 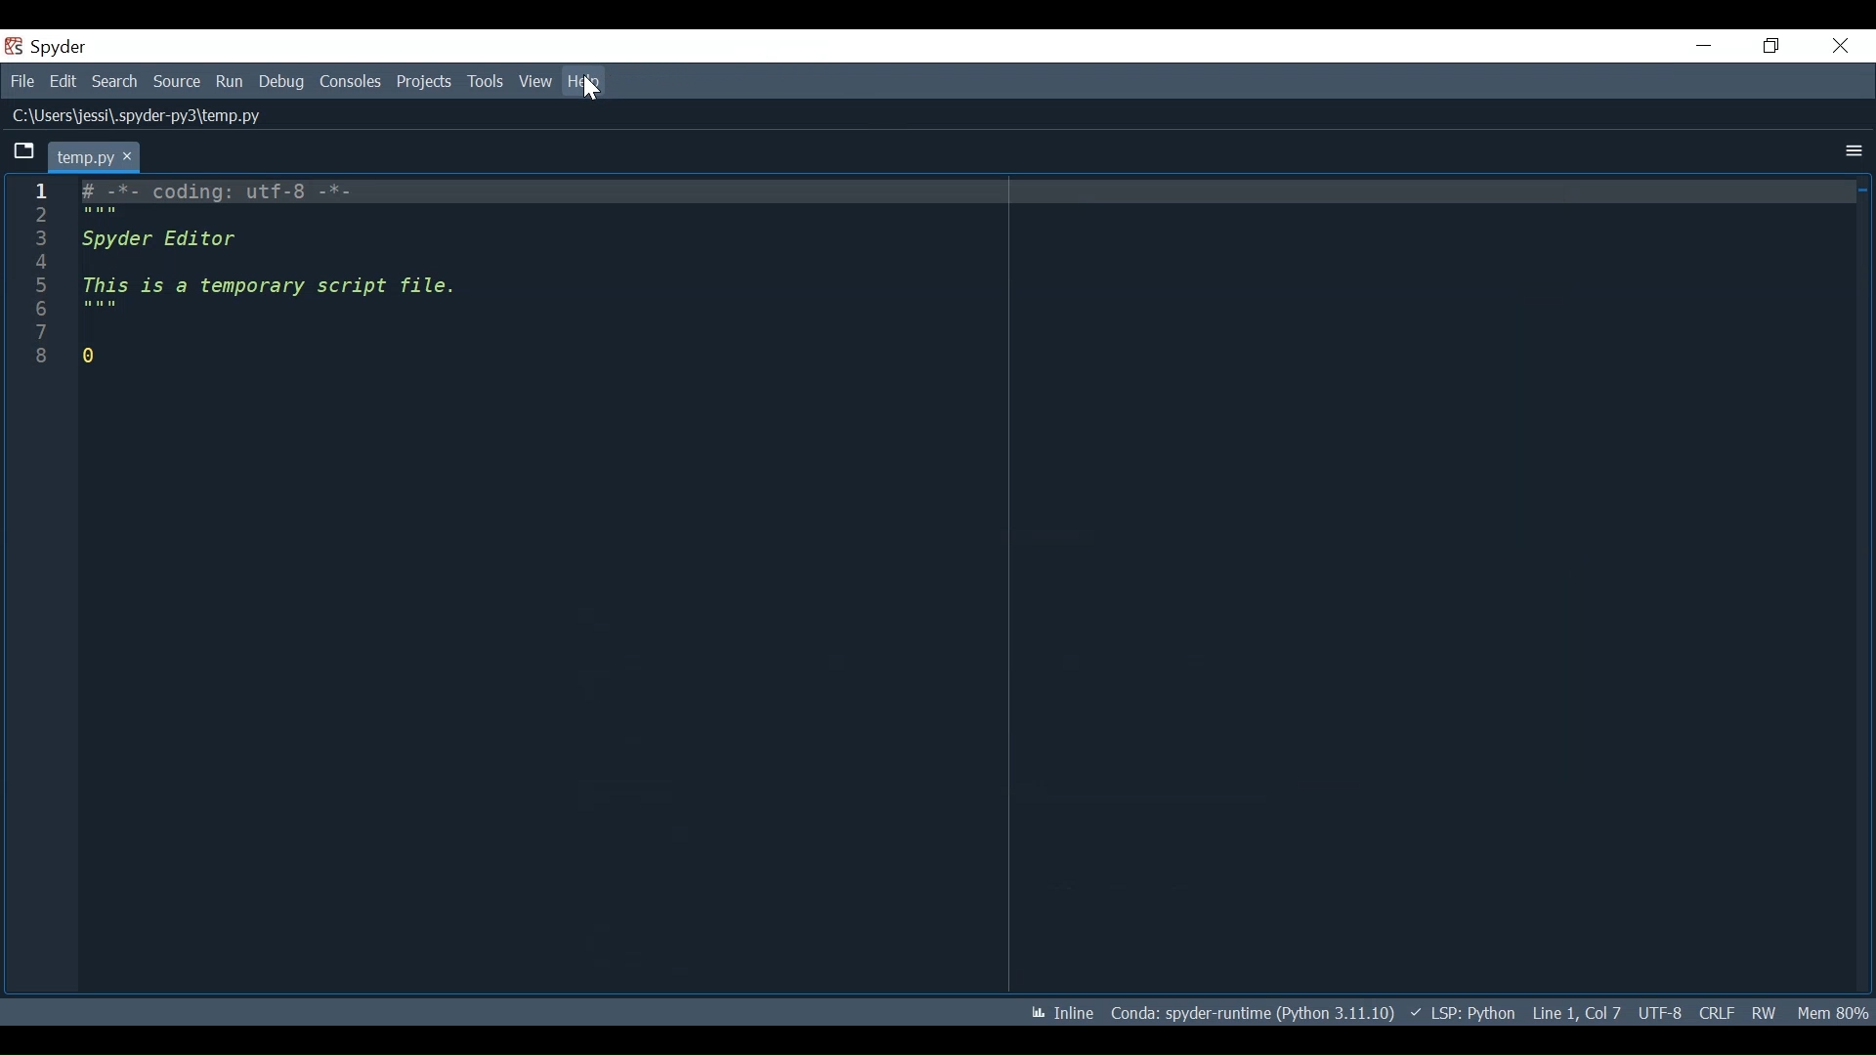 I want to click on CRLF, so click(x=1716, y=1012).